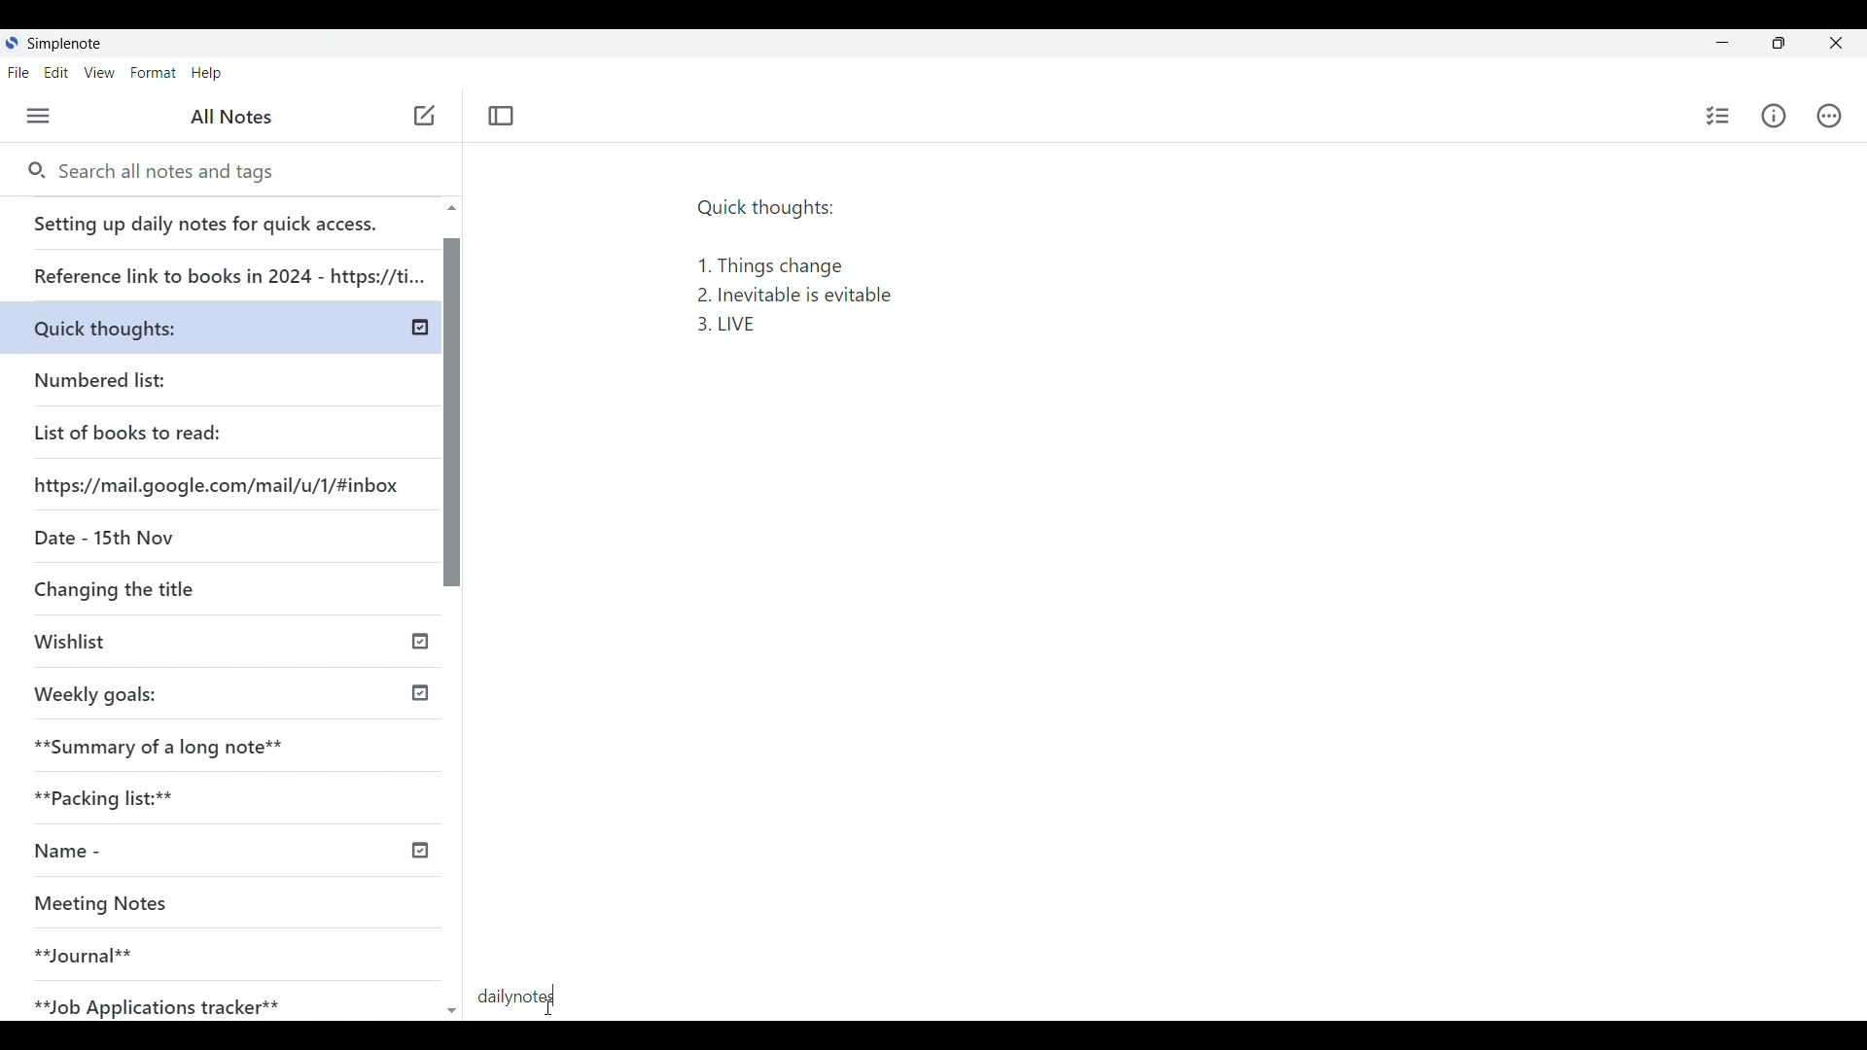 Image resolution: width=1867 pixels, height=1050 pixels. I want to click on Software note, so click(70, 43).